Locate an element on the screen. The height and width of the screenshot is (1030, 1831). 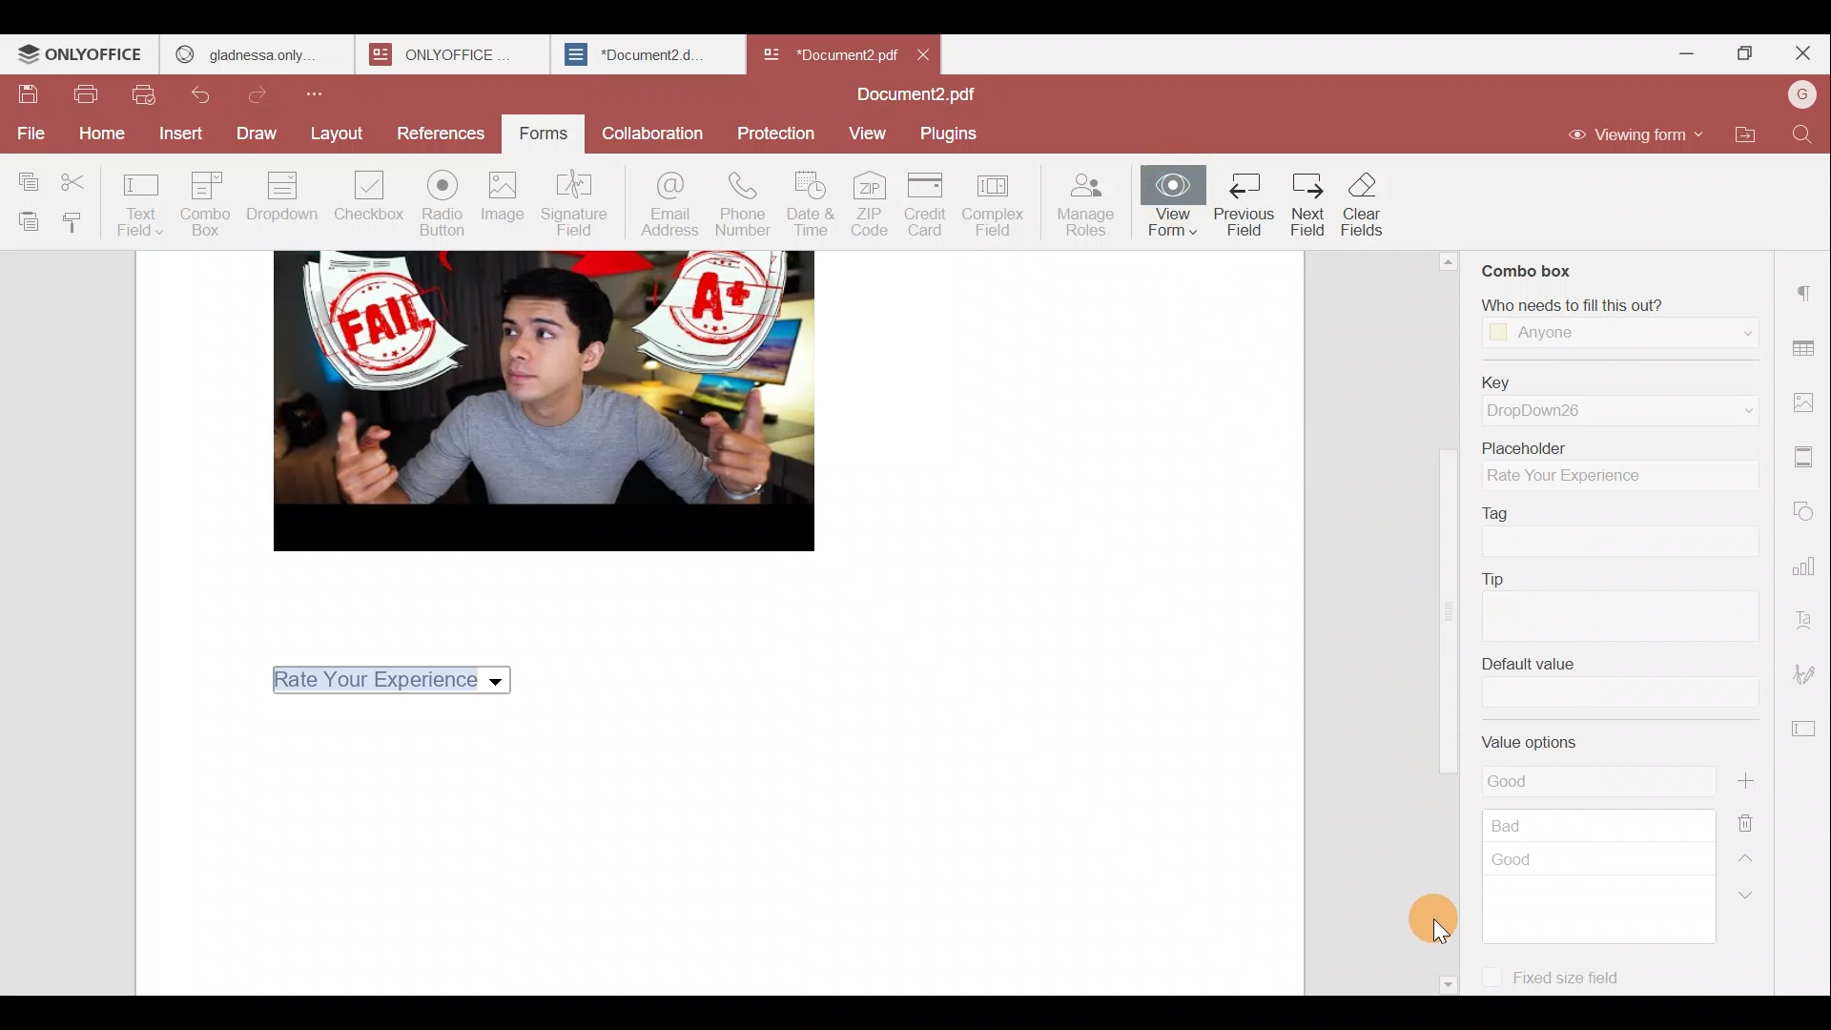
Chart settings is located at coordinates (1809, 568).